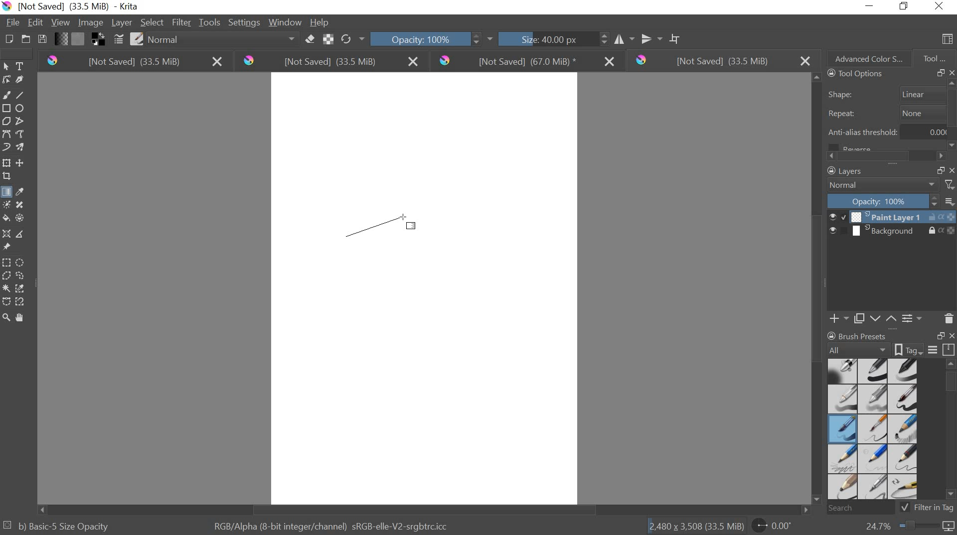 Image resolution: width=957 pixels, height=535 pixels. What do you see at coordinates (888, 135) in the screenshot?
I see `anti-alias threshold 0.00` at bounding box center [888, 135].